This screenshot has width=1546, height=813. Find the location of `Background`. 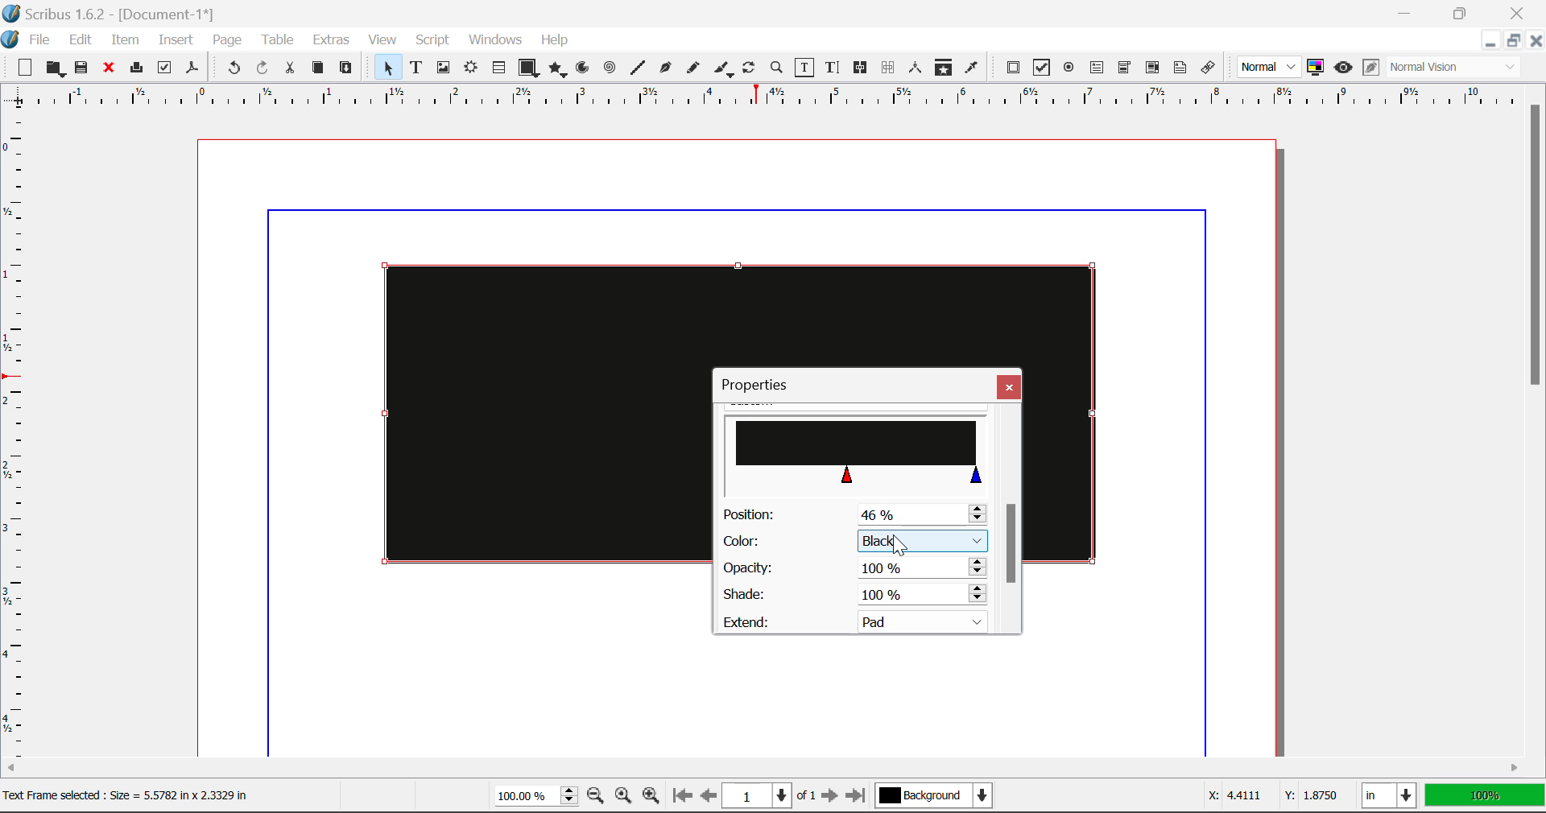

Background is located at coordinates (938, 798).